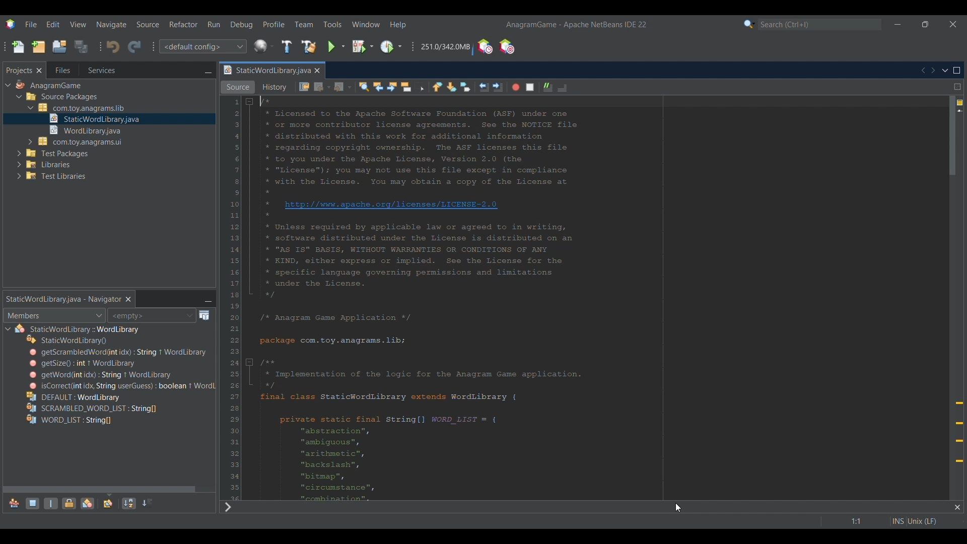 The height and width of the screenshot is (544, 967). Describe the element at coordinates (242, 24) in the screenshot. I see `Debug menu` at that location.